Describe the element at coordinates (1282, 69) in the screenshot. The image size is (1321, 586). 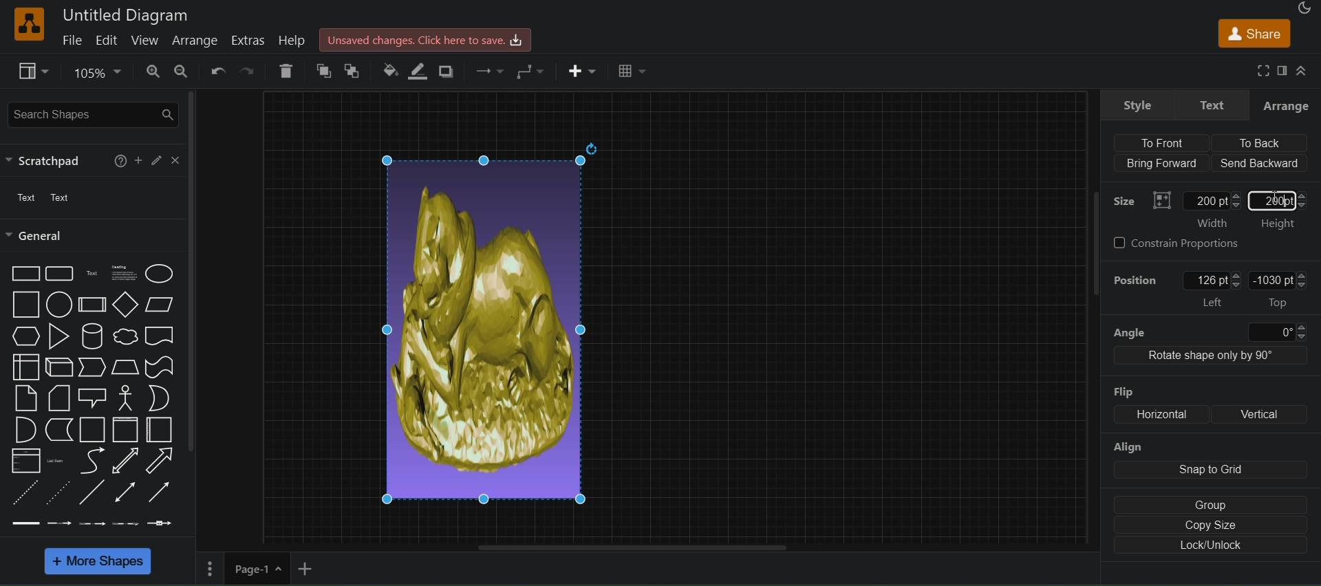
I see `format` at that location.